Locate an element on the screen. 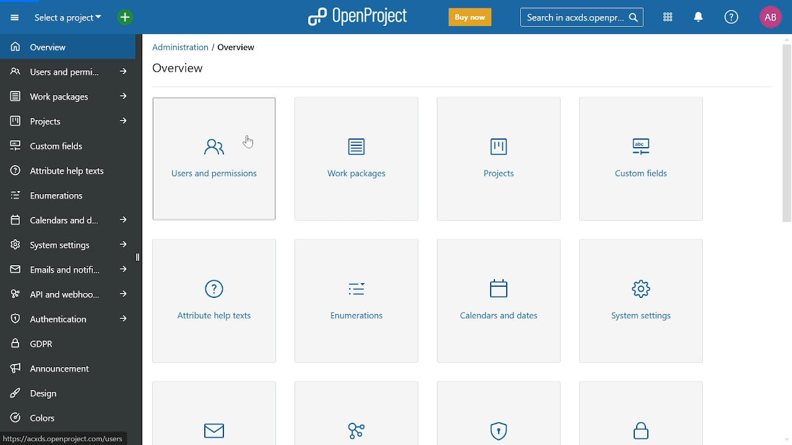 This screenshot has width=792, height=445. Users and permissions is located at coordinates (70, 73).